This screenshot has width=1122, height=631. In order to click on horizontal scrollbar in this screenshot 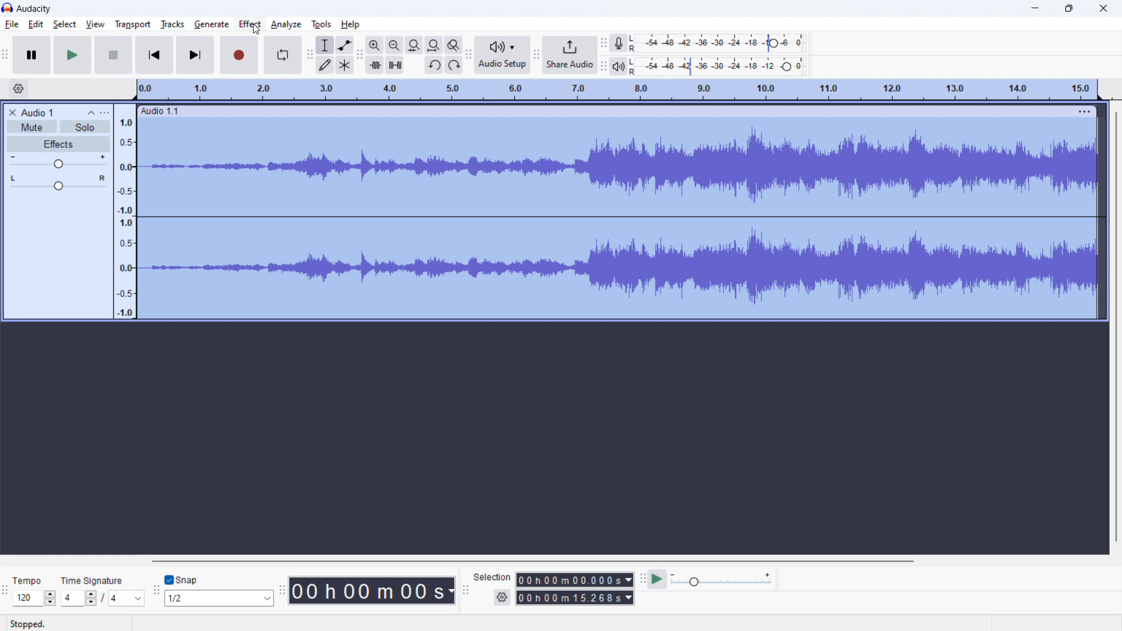, I will do `click(531, 561)`.